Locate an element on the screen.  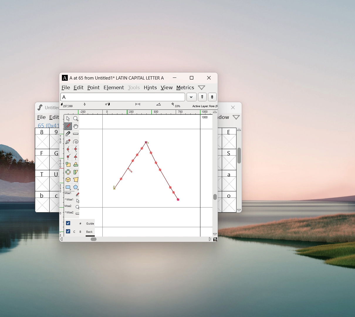
cut splines in two is located at coordinates (68, 134).